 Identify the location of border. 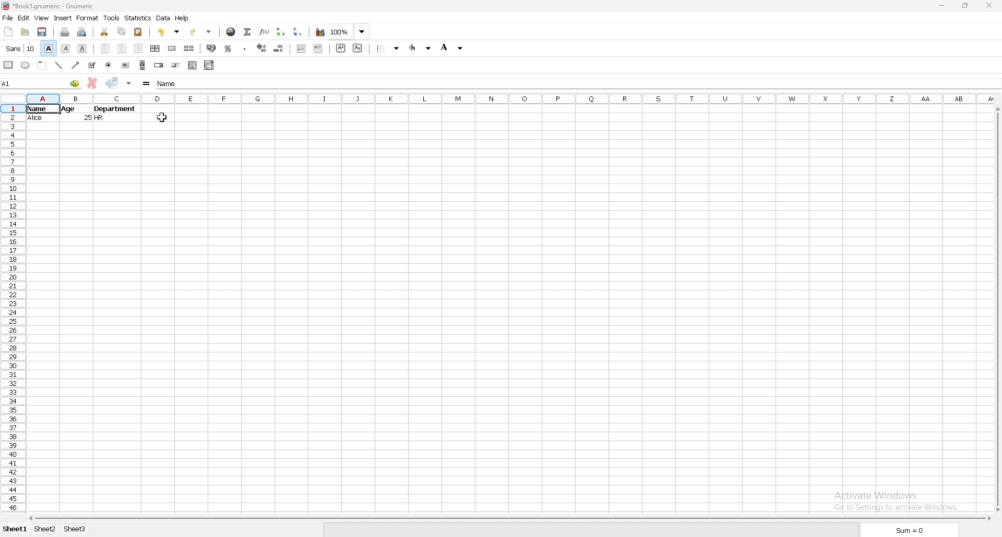
(389, 48).